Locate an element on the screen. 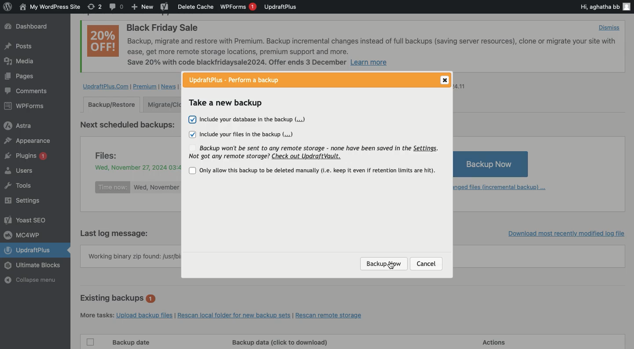 The height and width of the screenshot is (349, 634). Delete cache is located at coordinates (196, 7).